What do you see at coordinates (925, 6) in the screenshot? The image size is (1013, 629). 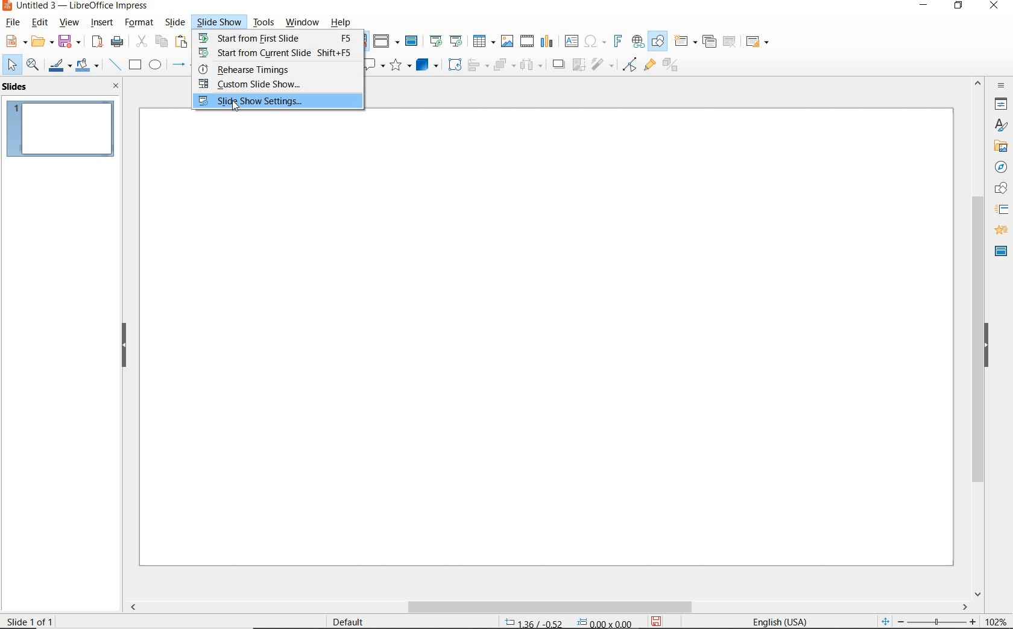 I see `MINIMIZE` at bounding box center [925, 6].